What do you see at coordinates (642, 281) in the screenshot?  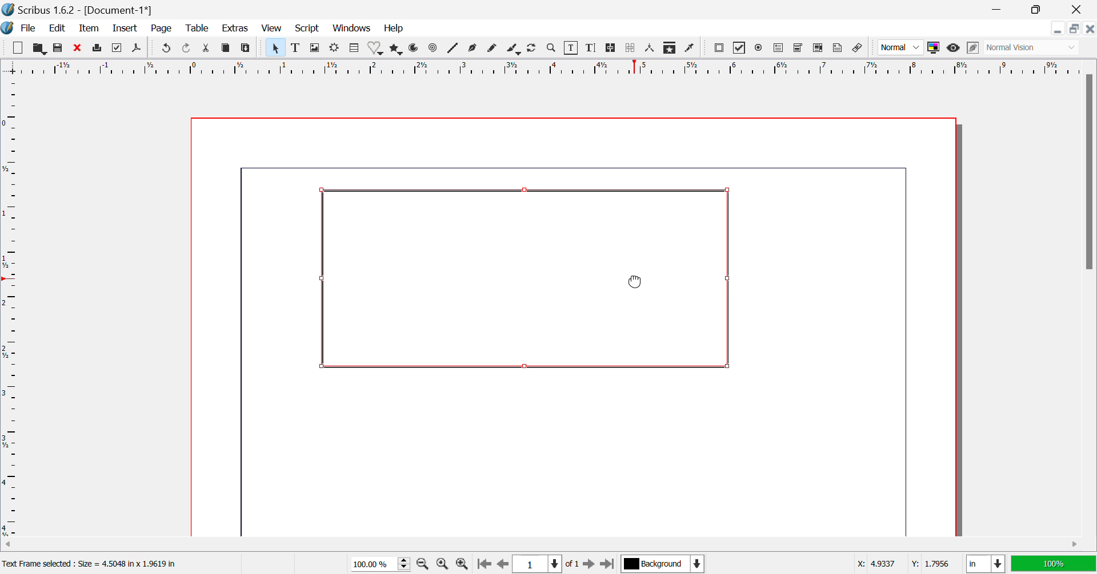 I see `Cursor` at bounding box center [642, 281].